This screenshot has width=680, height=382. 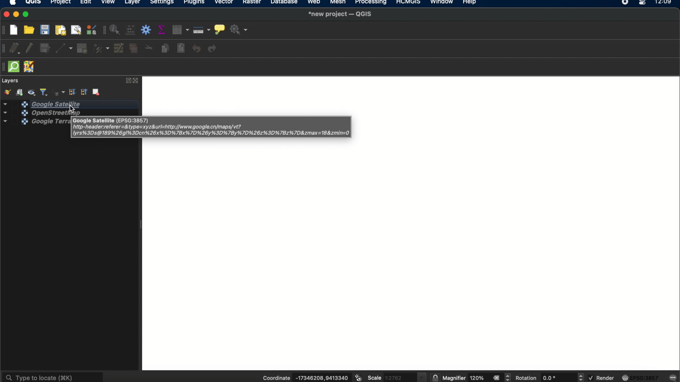 I want to click on *new project-QGIS, so click(x=341, y=15).